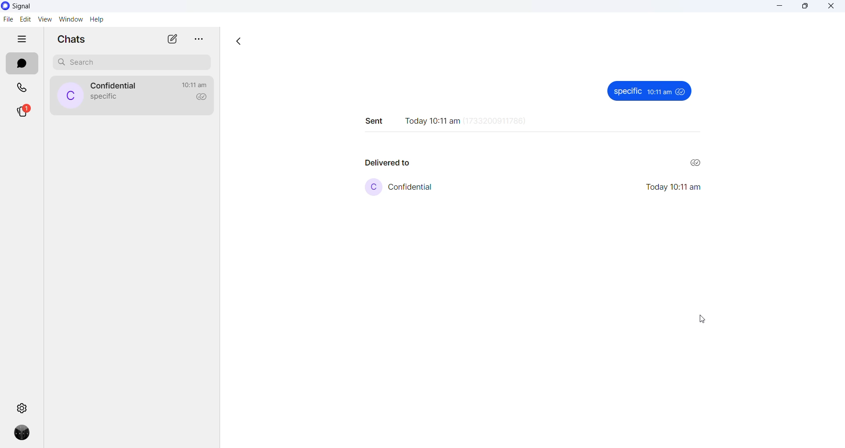  I want to click on seen, so click(680, 92).